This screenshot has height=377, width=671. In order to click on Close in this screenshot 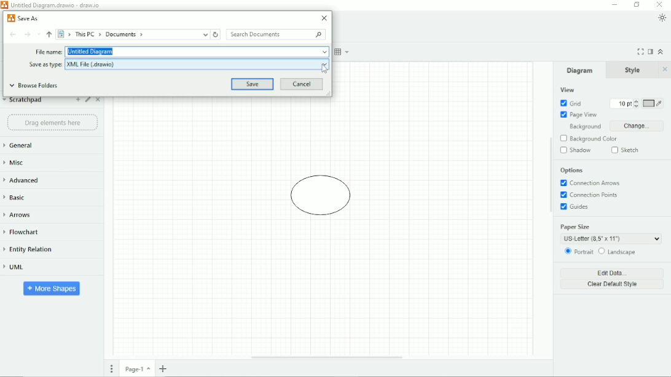, I will do `click(660, 4)`.